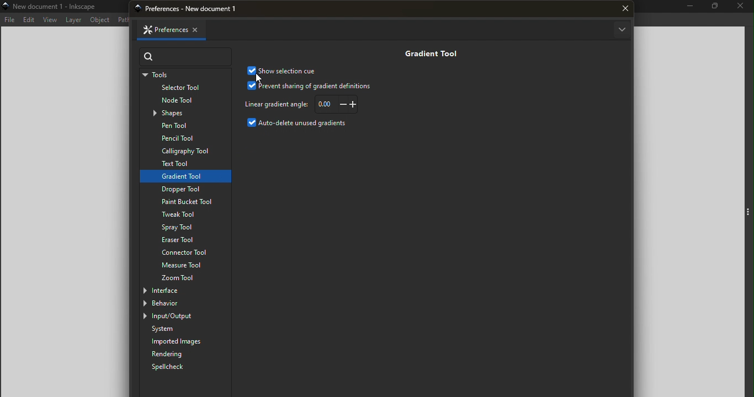 Image resolution: width=754 pixels, height=397 pixels. What do you see at coordinates (184, 138) in the screenshot?
I see `Pencil tool` at bounding box center [184, 138].